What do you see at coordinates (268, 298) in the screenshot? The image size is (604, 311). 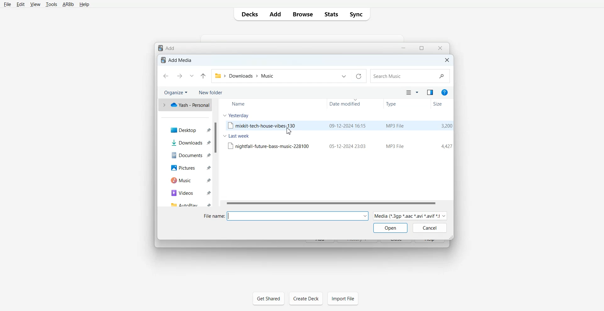 I see `Get Shared` at bounding box center [268, 298].